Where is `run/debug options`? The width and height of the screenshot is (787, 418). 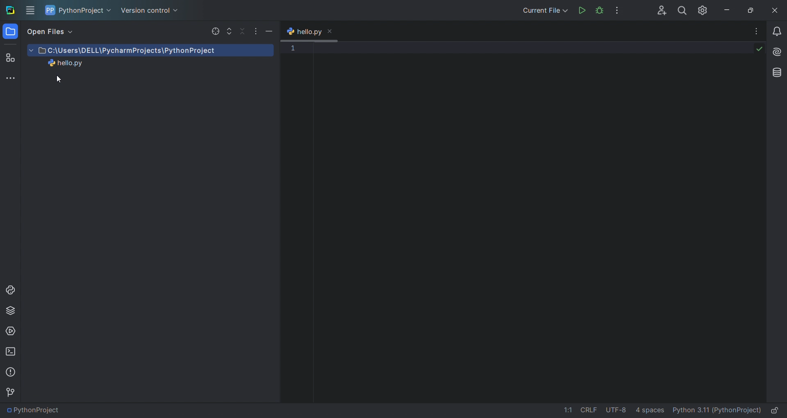 run/debug options is located at coordinates (541, 11).